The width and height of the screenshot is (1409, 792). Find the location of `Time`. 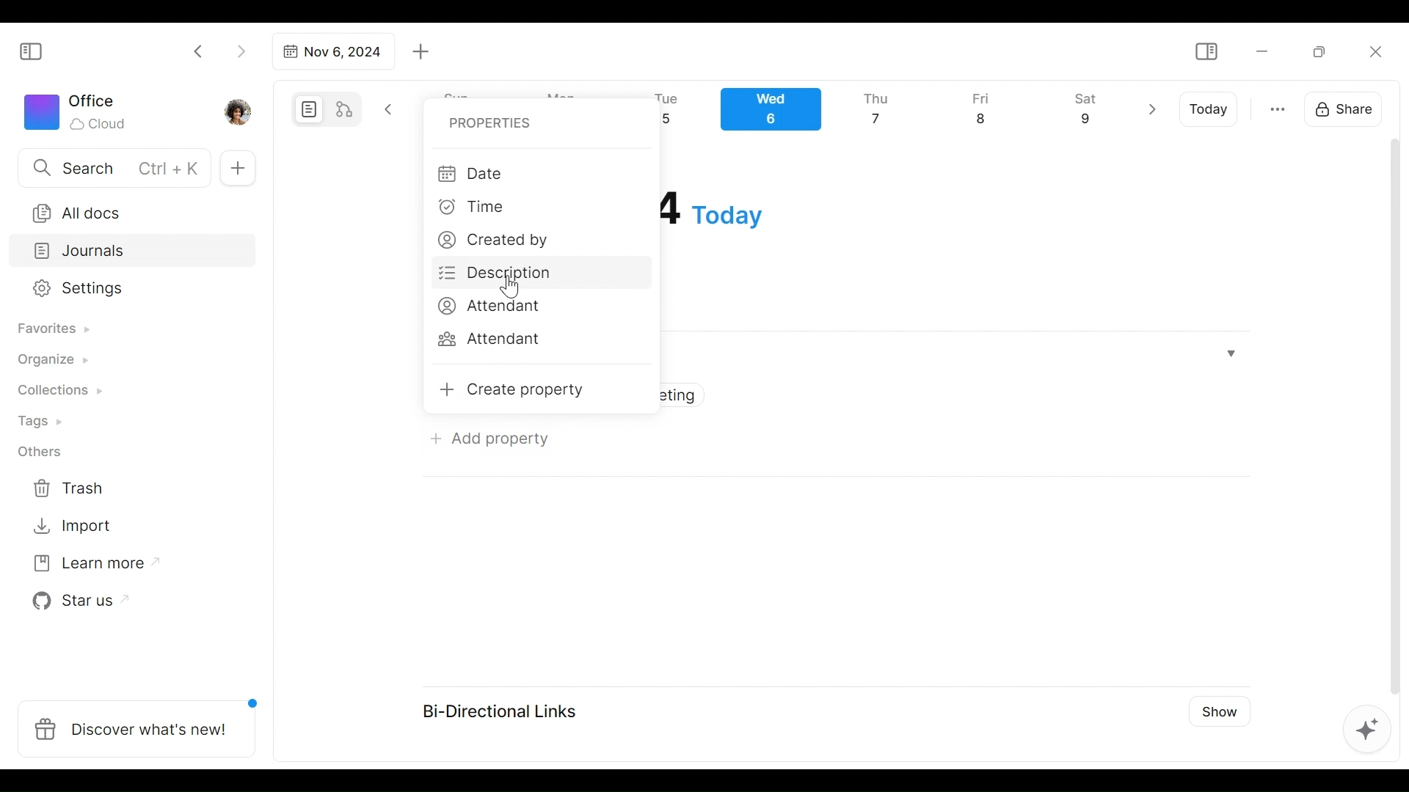

Time is located at coordinates (473, 209).